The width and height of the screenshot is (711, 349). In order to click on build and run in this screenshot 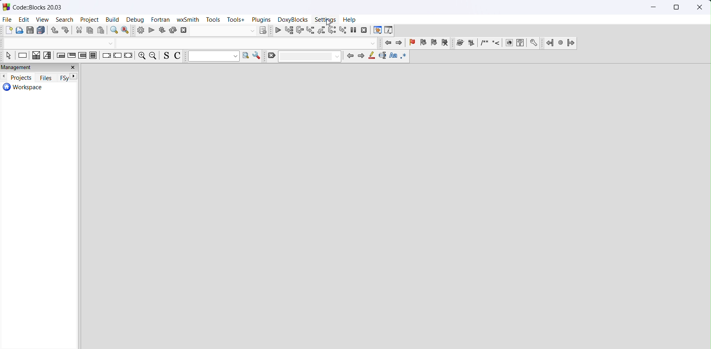, I will do `click(163, 30)`.